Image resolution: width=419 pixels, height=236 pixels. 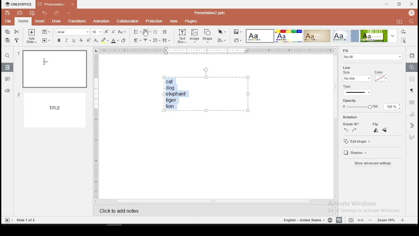 I want to click on start slideshow, so click(x=46, y=40).